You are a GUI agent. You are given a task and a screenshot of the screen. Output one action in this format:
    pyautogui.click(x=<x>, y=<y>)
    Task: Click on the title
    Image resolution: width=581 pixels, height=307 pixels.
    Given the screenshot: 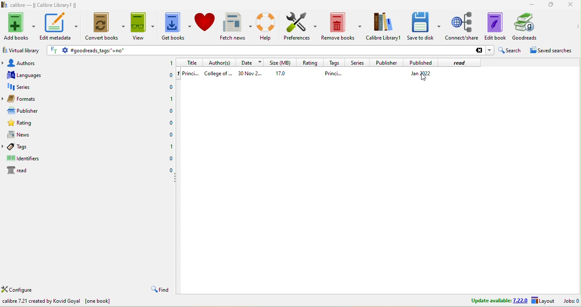 What is the action you would take?
    pyautogui.click(x=189, y=63)
    